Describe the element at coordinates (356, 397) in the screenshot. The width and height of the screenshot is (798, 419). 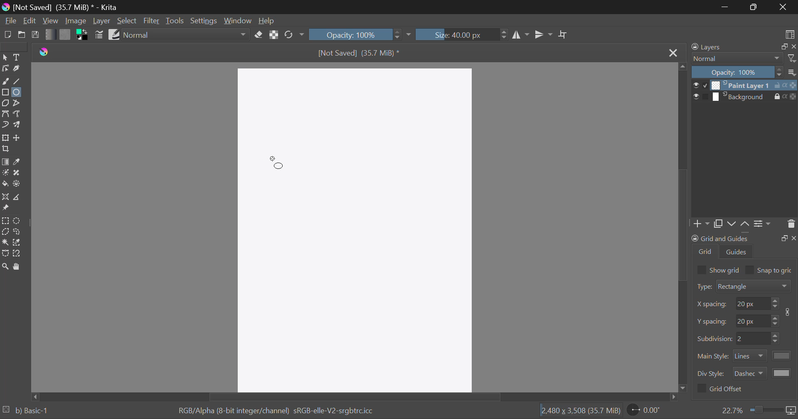
I see `Scroll Bar` at that location.